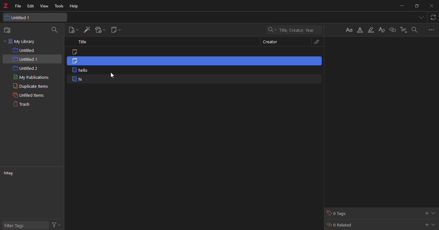 The image size is (439, 230). What do you see at coordinates (60, 6) in the screenshot?
I see `tools` at bounding box center [60, 6].